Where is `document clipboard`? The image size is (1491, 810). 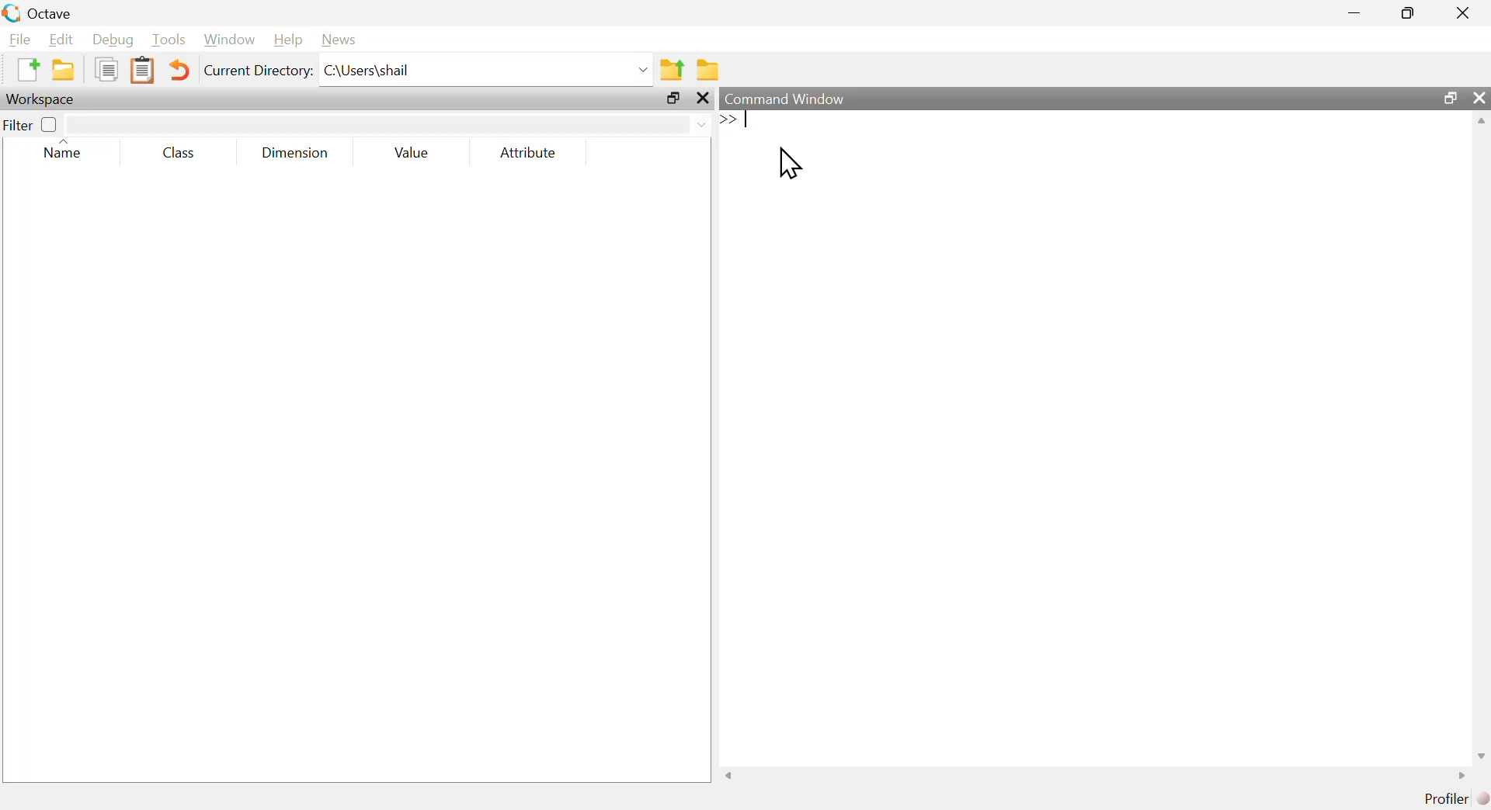
document clipboard is located at coordinates (144, 71).